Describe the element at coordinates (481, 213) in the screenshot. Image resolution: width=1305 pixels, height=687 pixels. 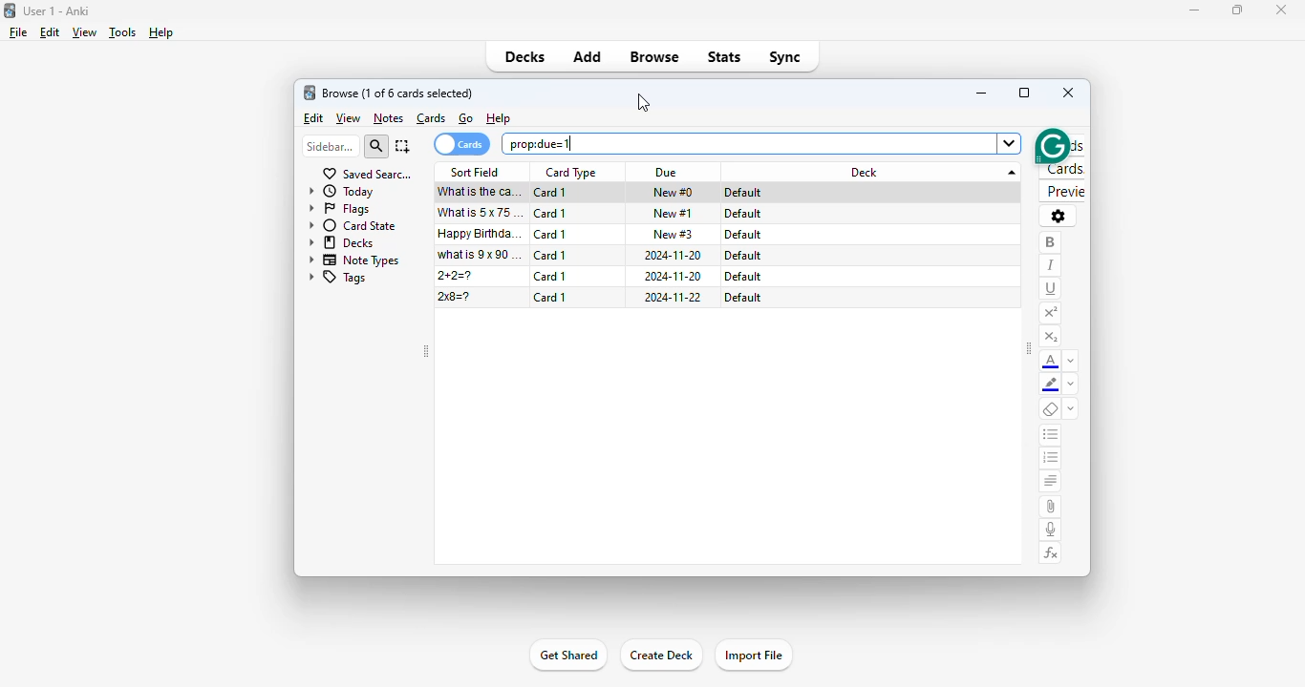
I see `what is 5x75=?` at that location.